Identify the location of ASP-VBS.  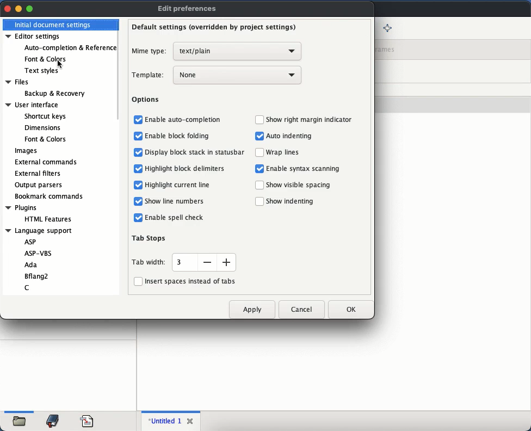
(39, 252).